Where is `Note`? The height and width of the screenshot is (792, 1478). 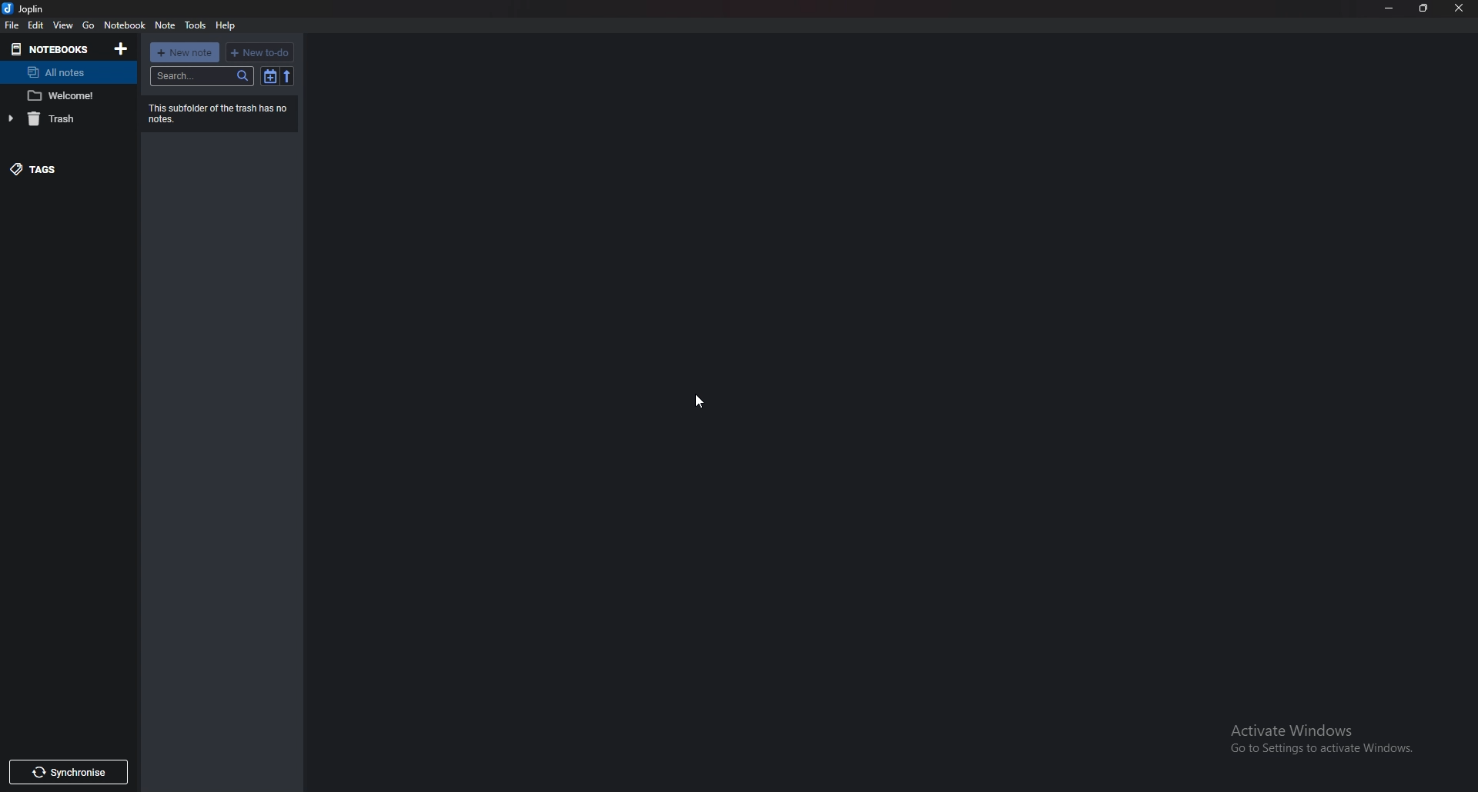
Note is located at coordinates (65, 95).